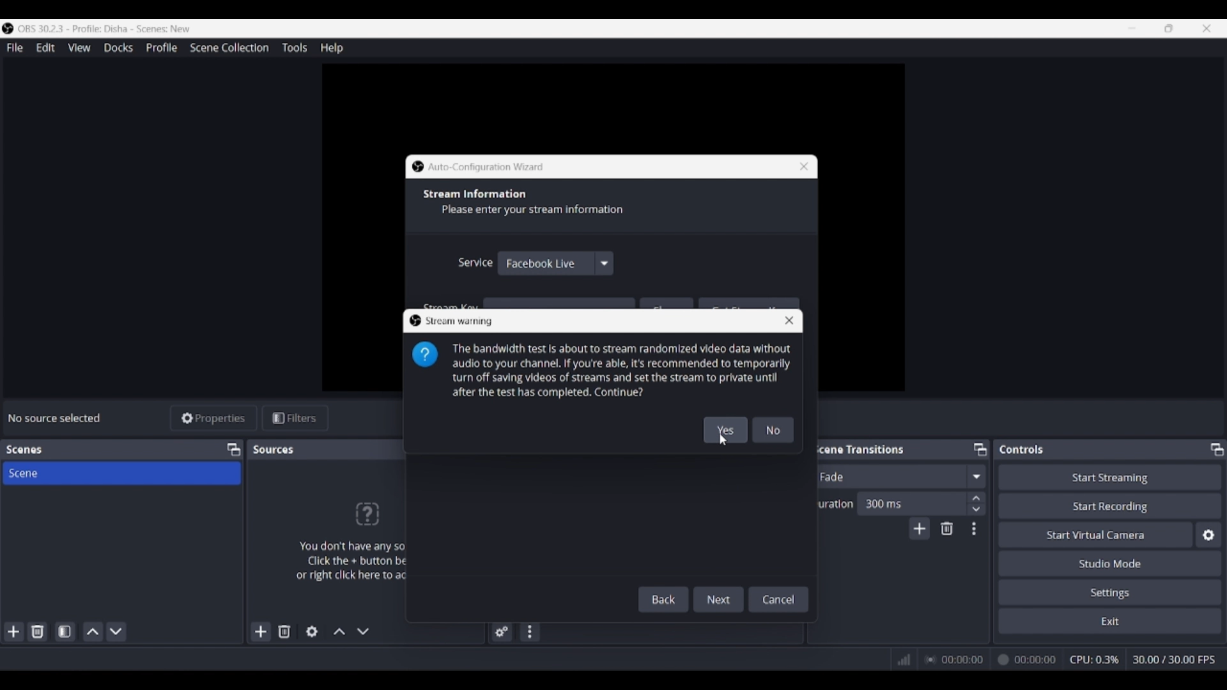  Describe the element at coordinates (295, 418) in the screenshot. I see `Filters` at that location.